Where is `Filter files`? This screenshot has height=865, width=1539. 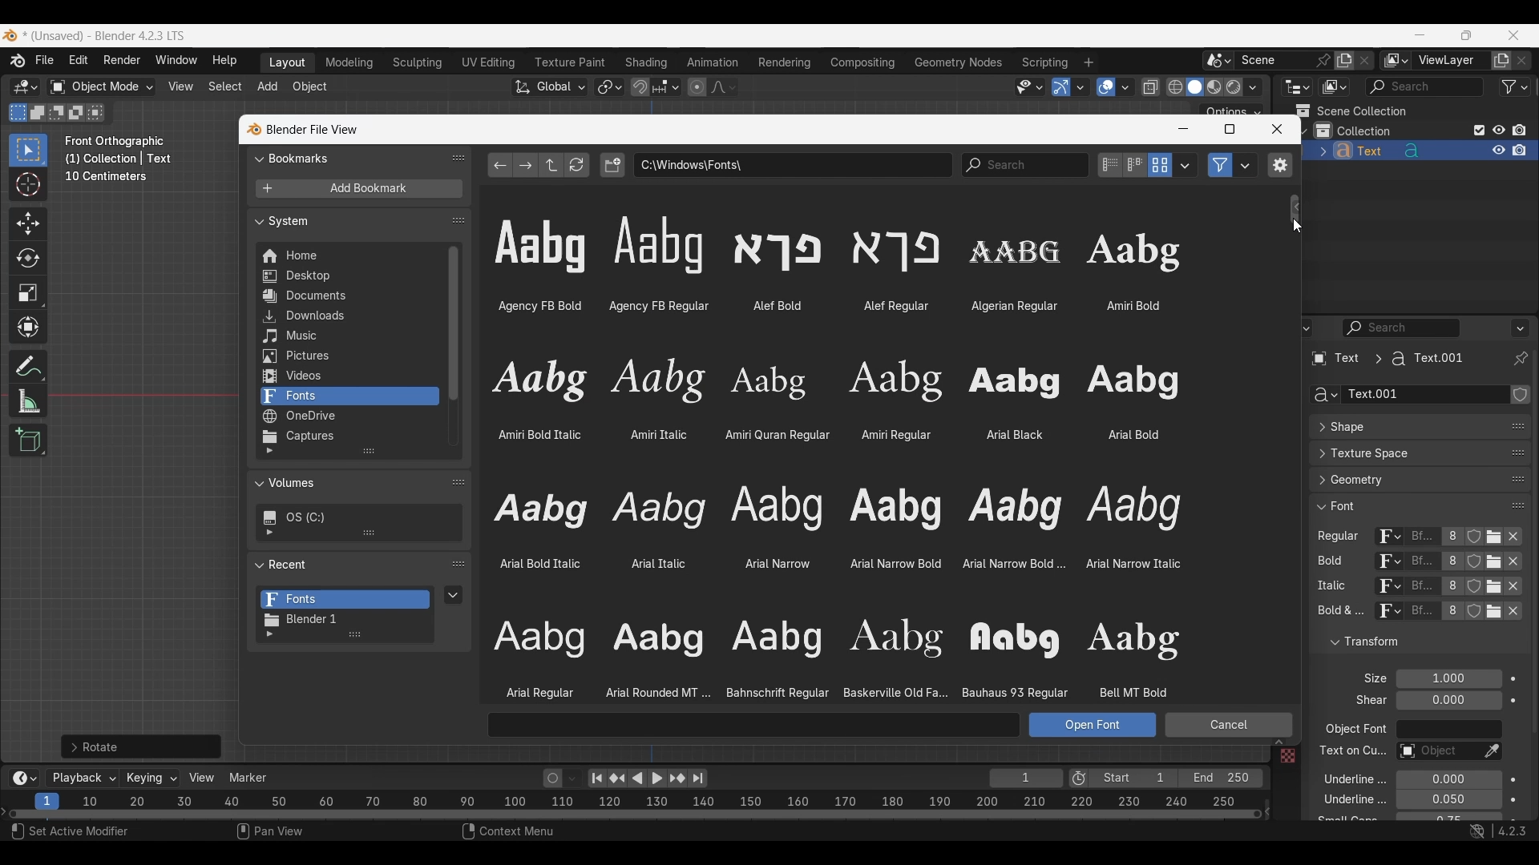 Filter files is located at coordinates (1220, 165).